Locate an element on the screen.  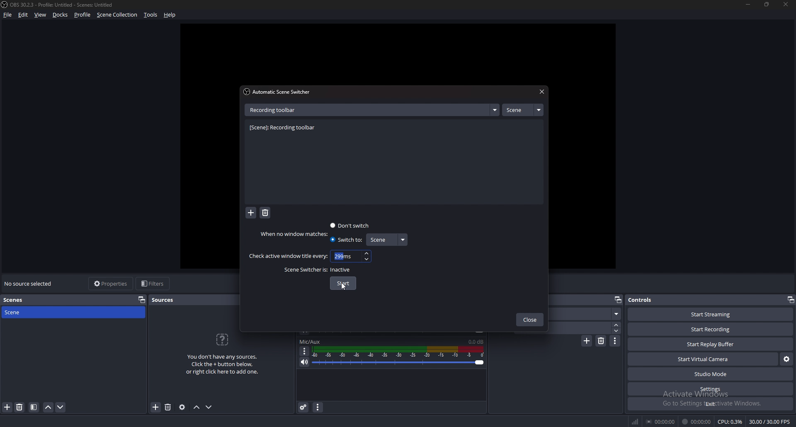
start replay buffer is located at coordinates (711, 344).